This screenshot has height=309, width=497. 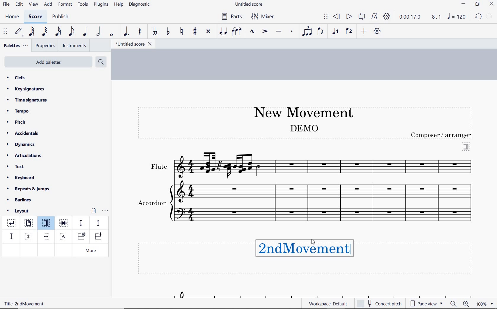 I want to click on clefs, so click(x=16, y=78).